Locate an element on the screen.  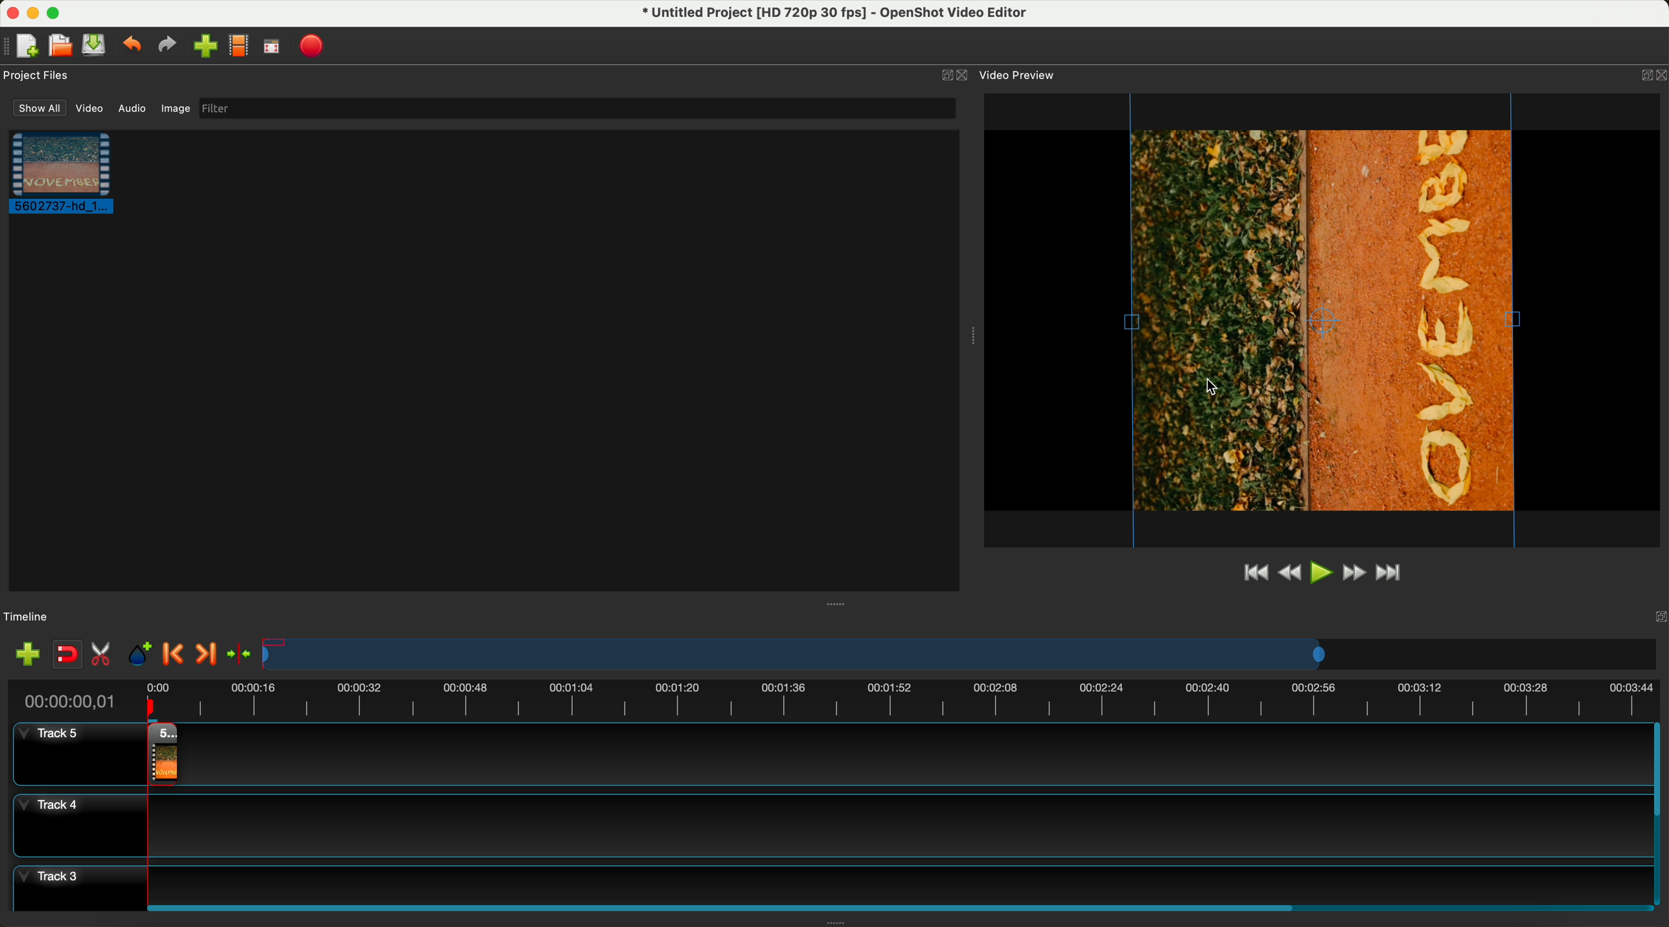
choose profile is located at coordinates (238, 45).